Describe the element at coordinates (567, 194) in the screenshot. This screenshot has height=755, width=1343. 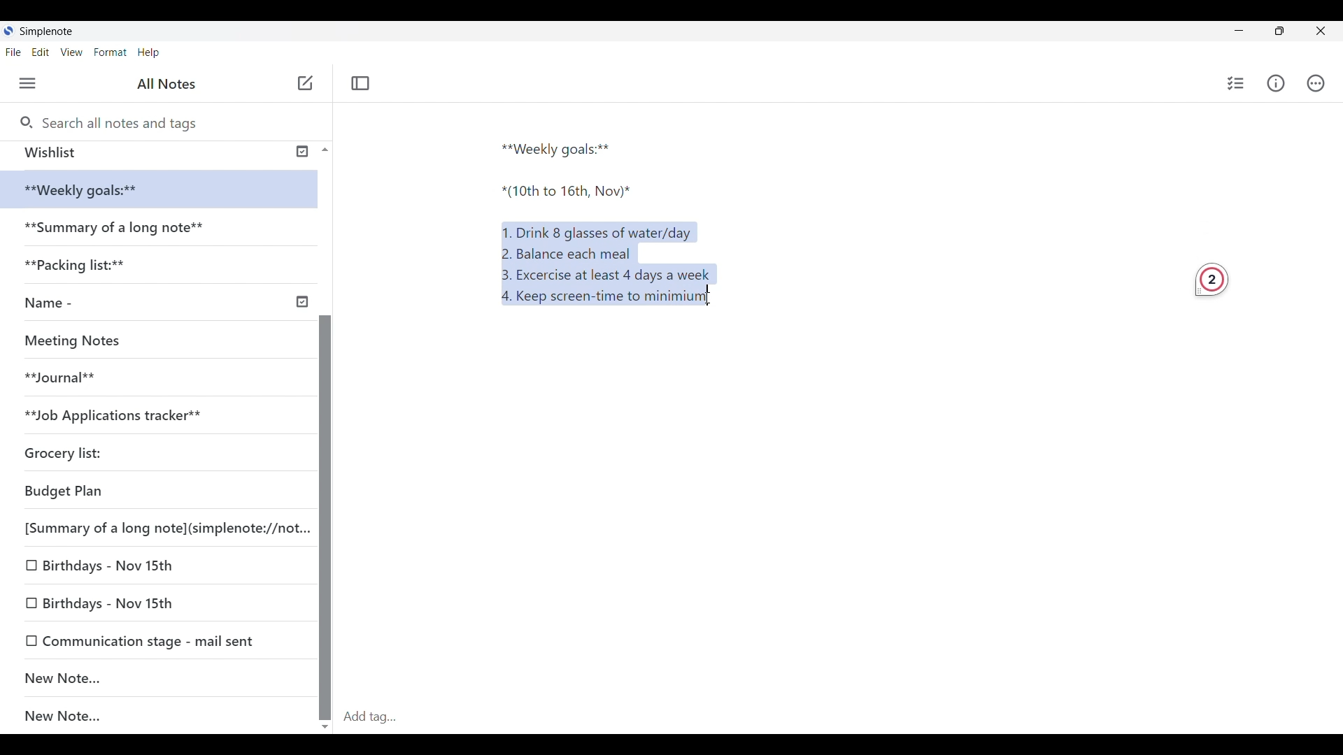
I see `*(10th to 16th, Nov)*` at that location.